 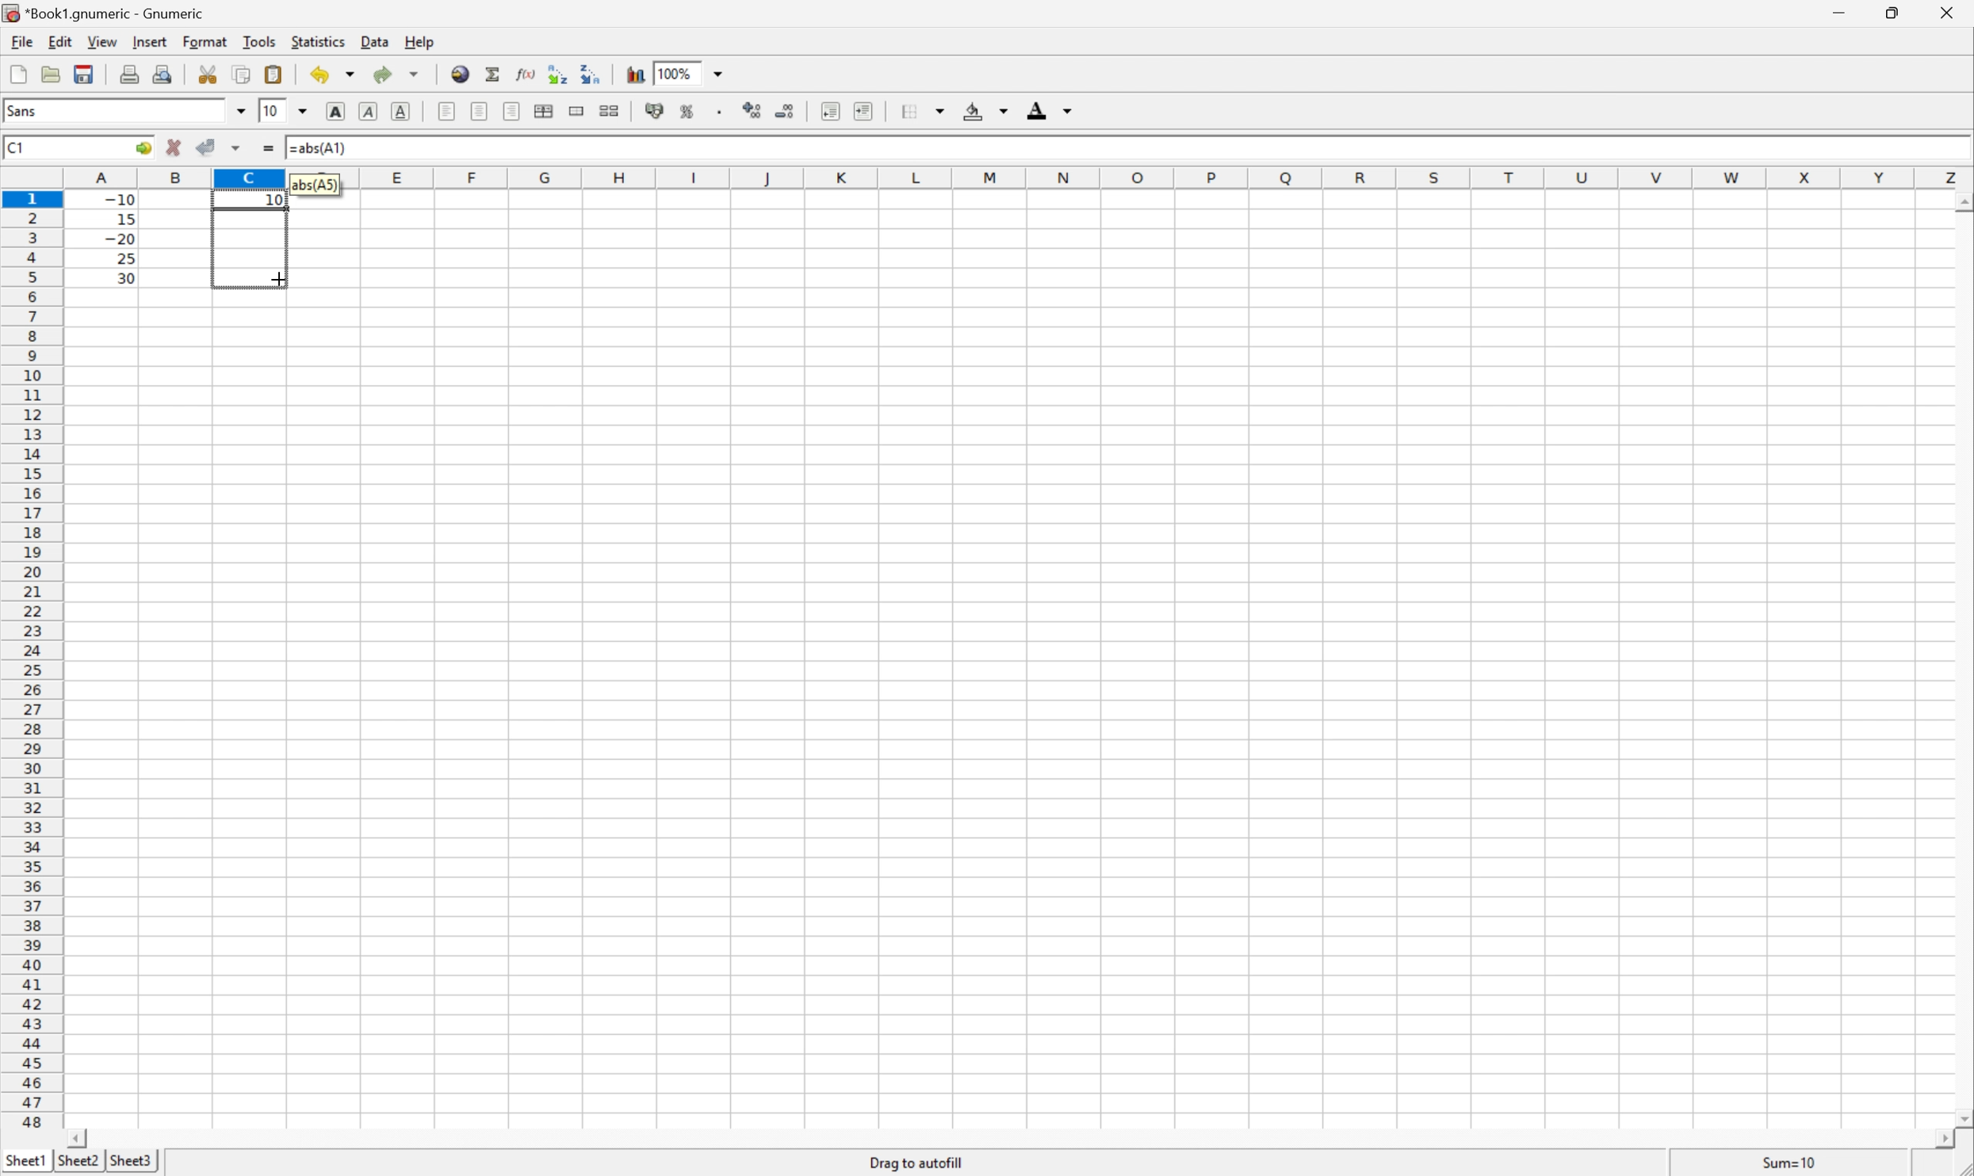 I want to click on Edit a function in current cell, so click(x=526, y=72).